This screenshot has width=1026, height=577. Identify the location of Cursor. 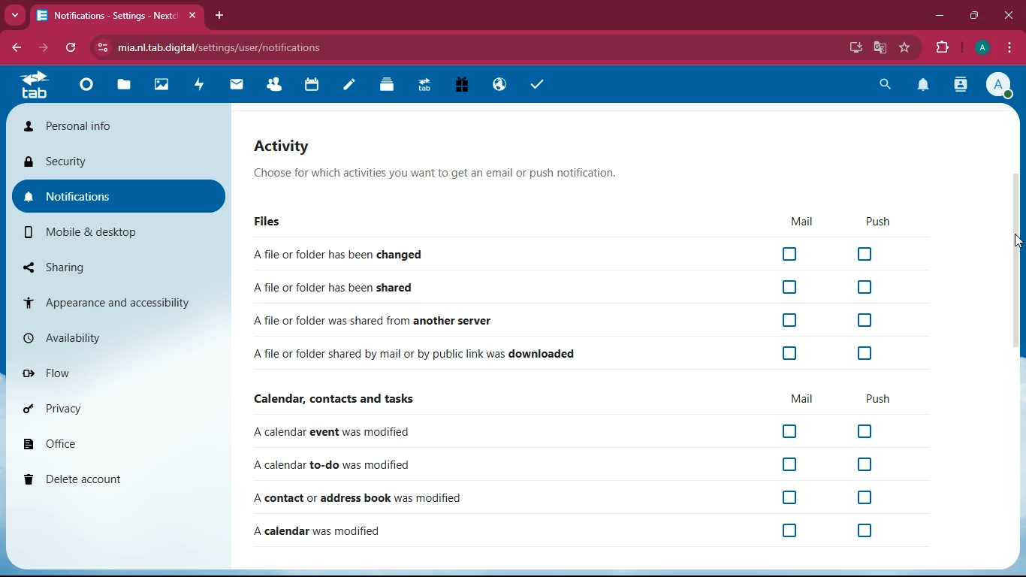
(1018, 240).